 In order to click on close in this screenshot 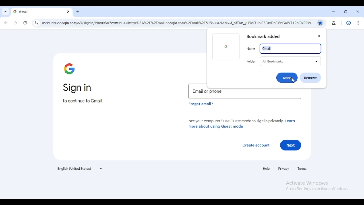, I will do `click(358, 11)`.